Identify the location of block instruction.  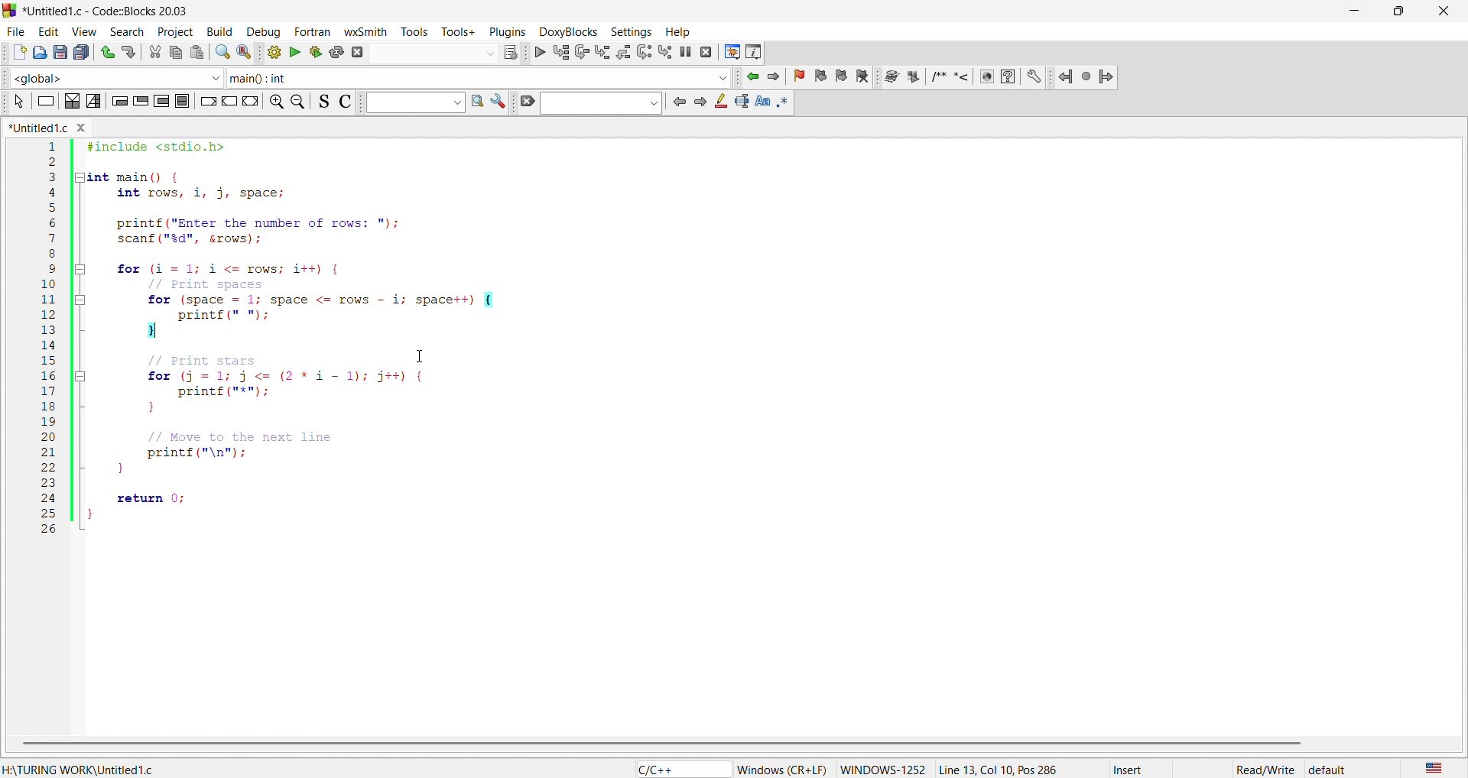
(181, 102).